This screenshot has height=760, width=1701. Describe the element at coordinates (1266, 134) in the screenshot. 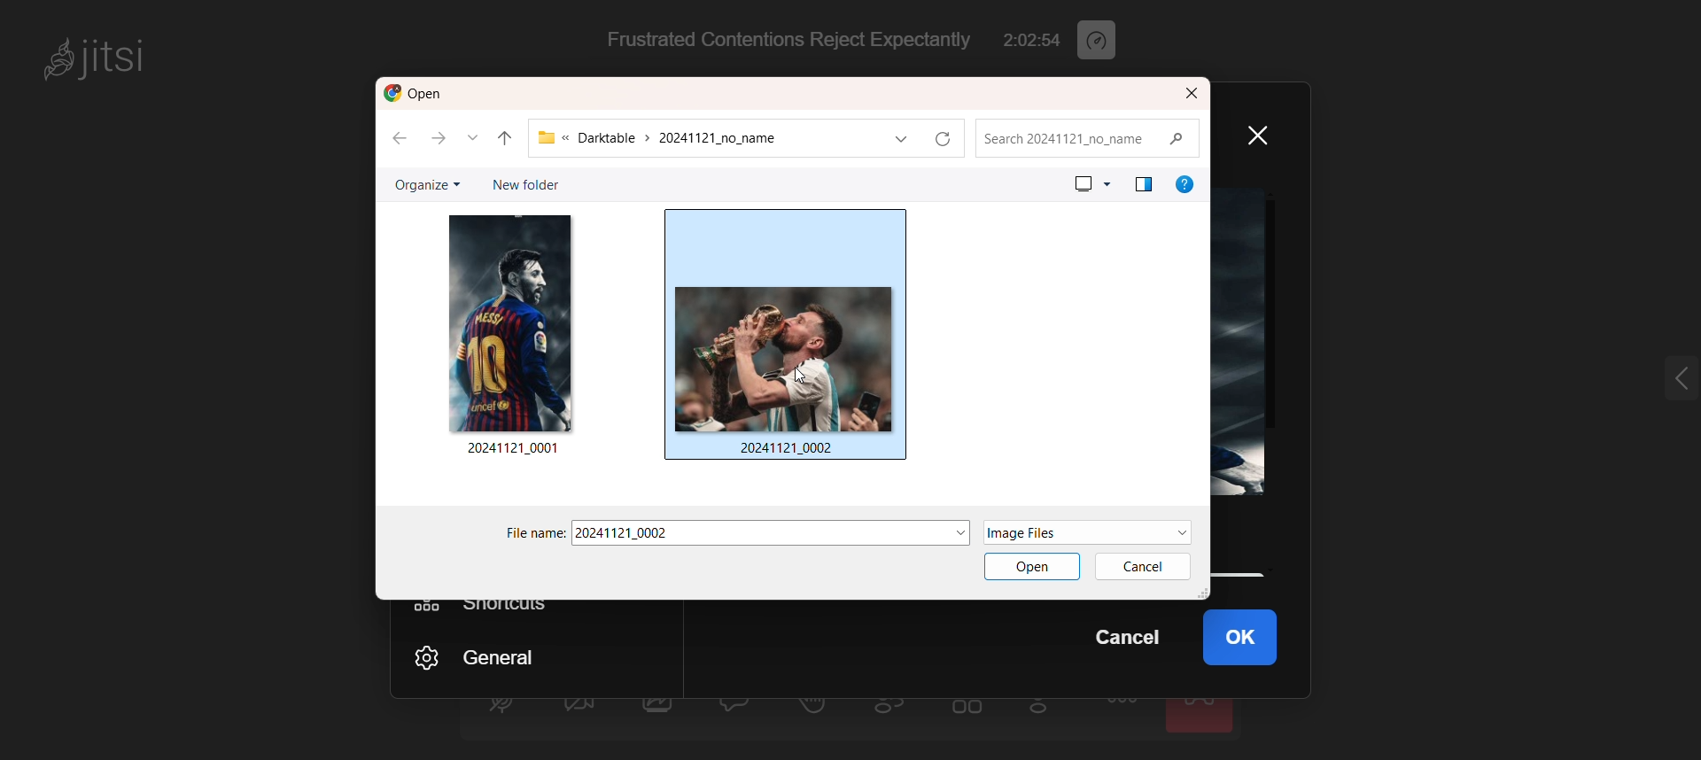

I see `close` at that location.